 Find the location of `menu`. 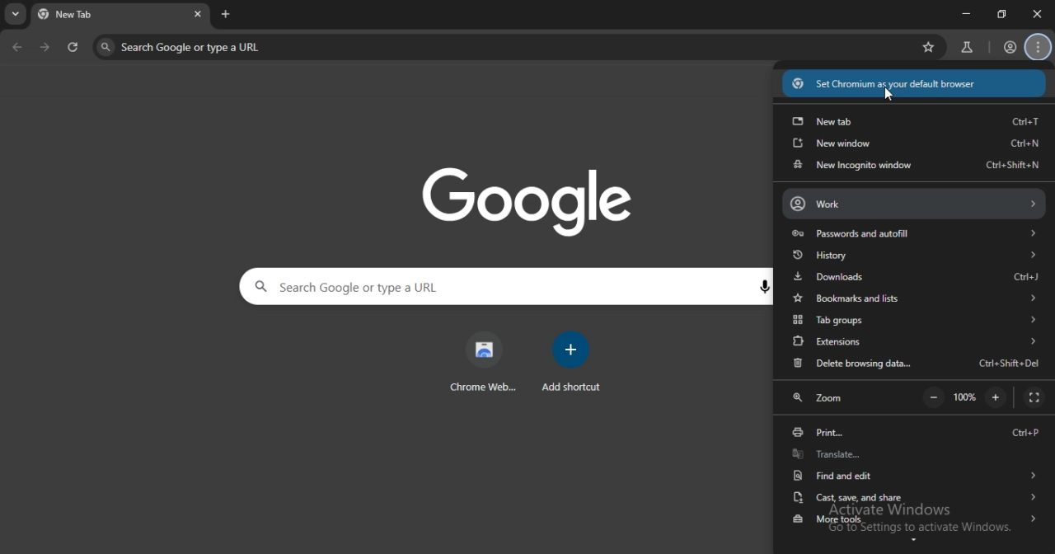

menu is located at coordinates (1039, 46).